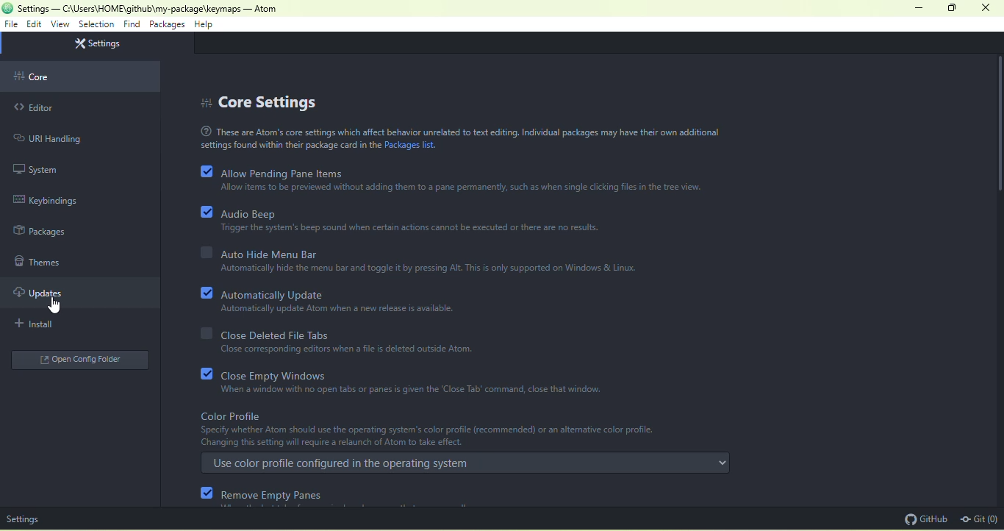 The image size is (1004, 531). Describe the element at coordinates (349, 351) in the screenshot. I see `text on close deleted file tabs` at that location.